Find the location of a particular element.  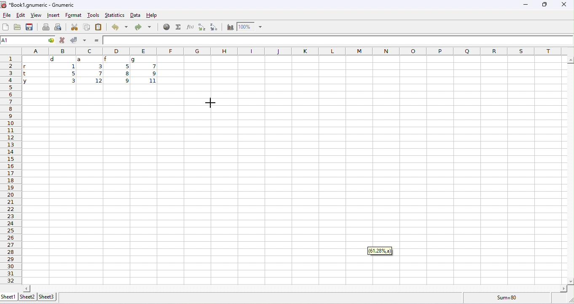

formula bar is located at coordinates (338, 40).